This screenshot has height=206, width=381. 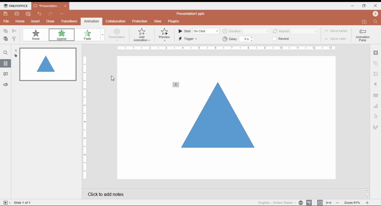 What do you see at coordinates (376, 105) in the screenshot?
I see `chart setting` at bounding box center [376, 105].